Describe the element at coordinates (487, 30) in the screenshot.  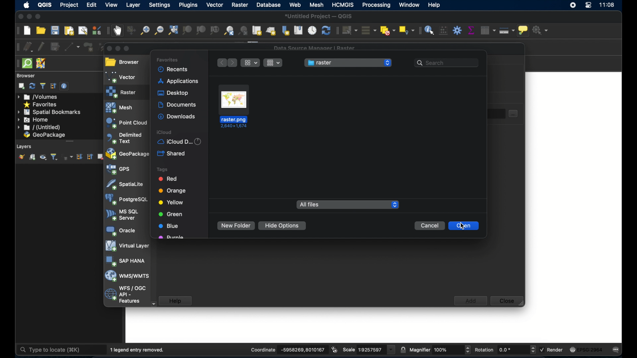
I see `open attribute table` at that location.